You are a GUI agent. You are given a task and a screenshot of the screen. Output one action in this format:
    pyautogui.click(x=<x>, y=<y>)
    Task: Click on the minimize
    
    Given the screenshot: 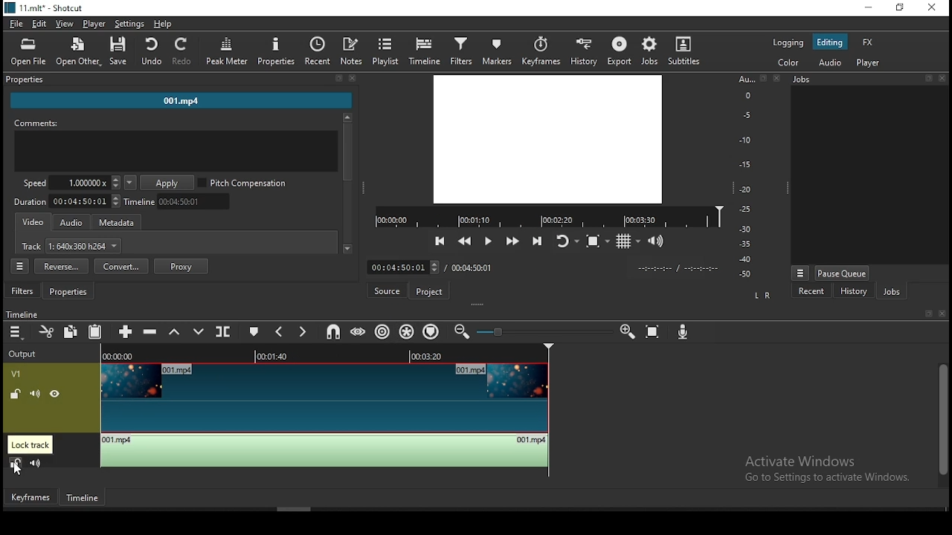 What is the action you would take?
    pyautogui.click(x=867, y=8)
    